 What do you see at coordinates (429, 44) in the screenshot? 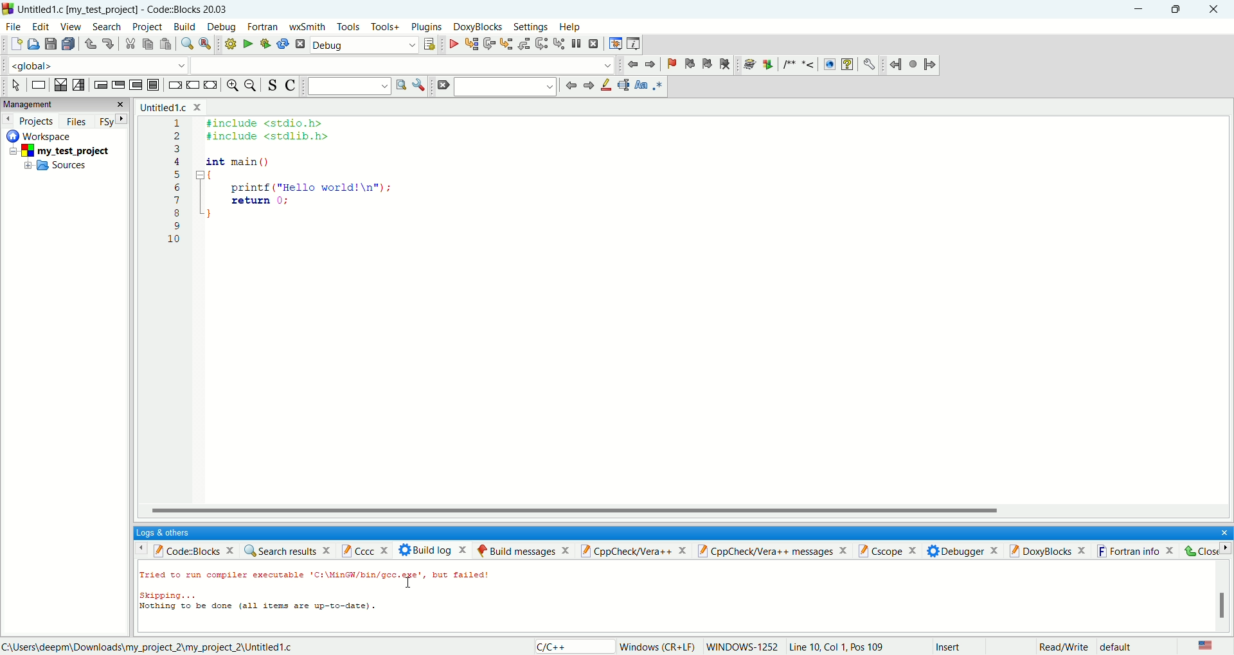
I see `elect target dialog` at bounding box center [429, 44].